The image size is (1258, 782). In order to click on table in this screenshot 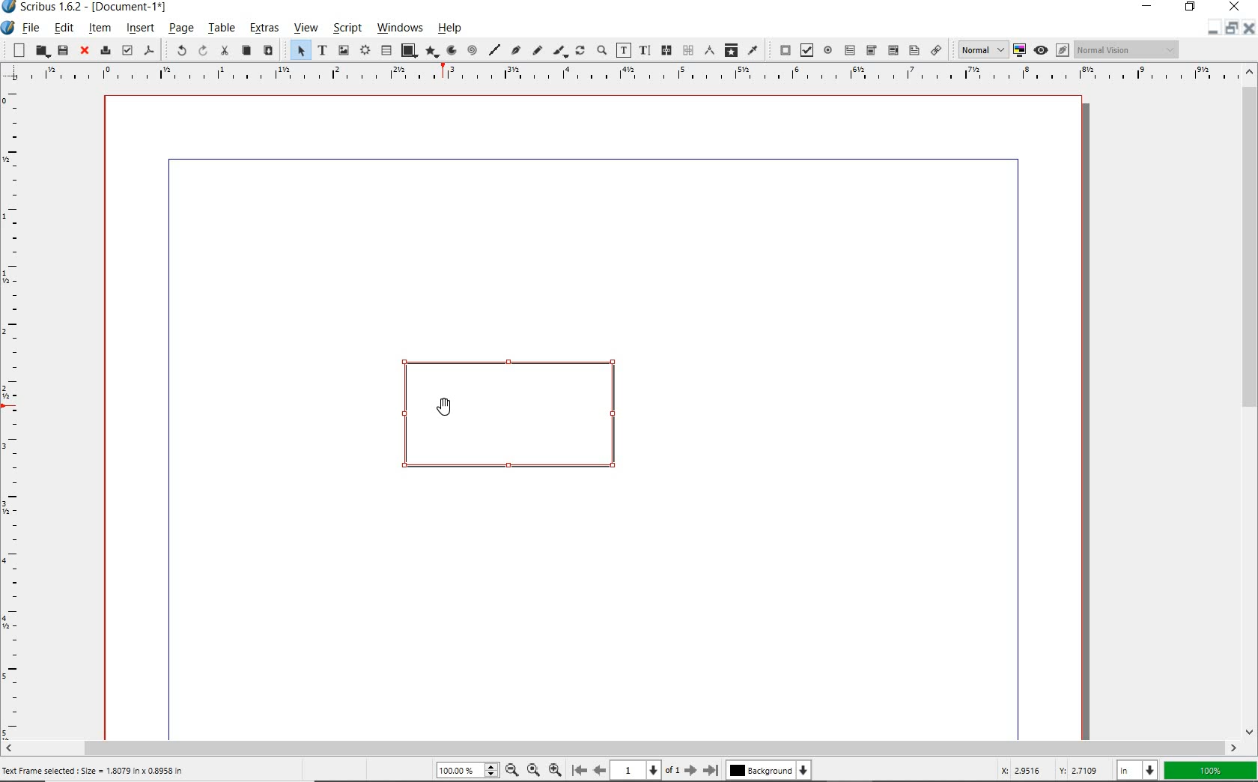, I will do `click(386, 51)`.